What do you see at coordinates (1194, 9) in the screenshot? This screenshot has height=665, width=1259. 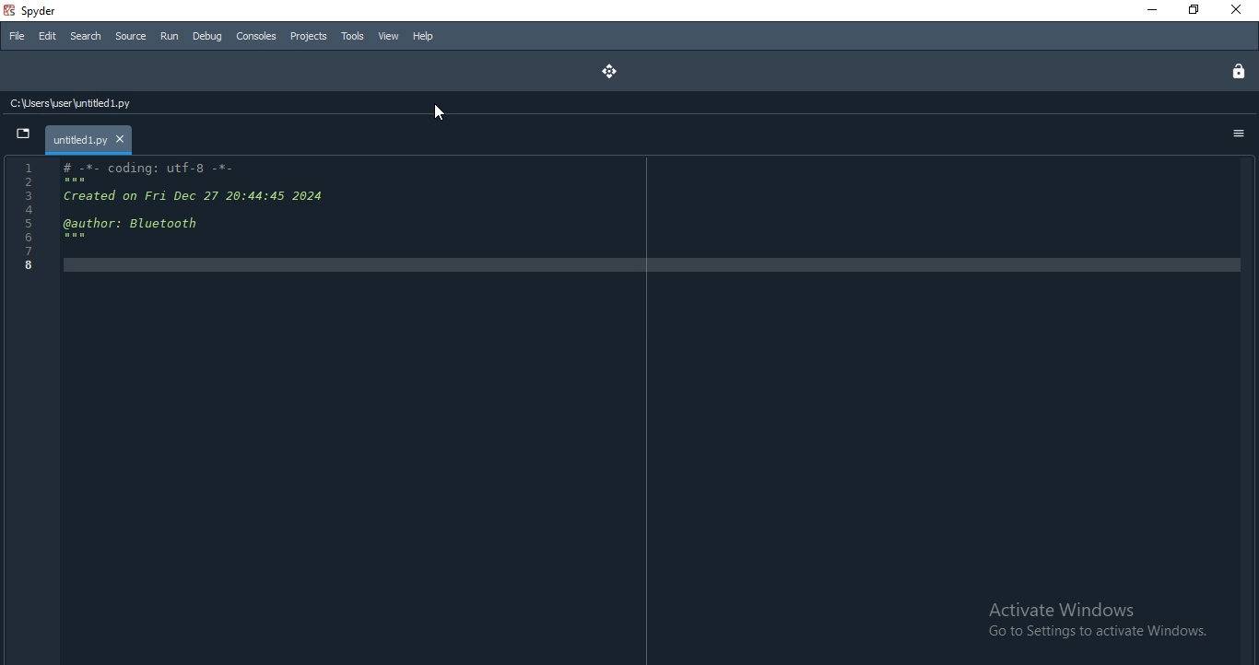 I see `Restore` at bounding box center [1194, 9].